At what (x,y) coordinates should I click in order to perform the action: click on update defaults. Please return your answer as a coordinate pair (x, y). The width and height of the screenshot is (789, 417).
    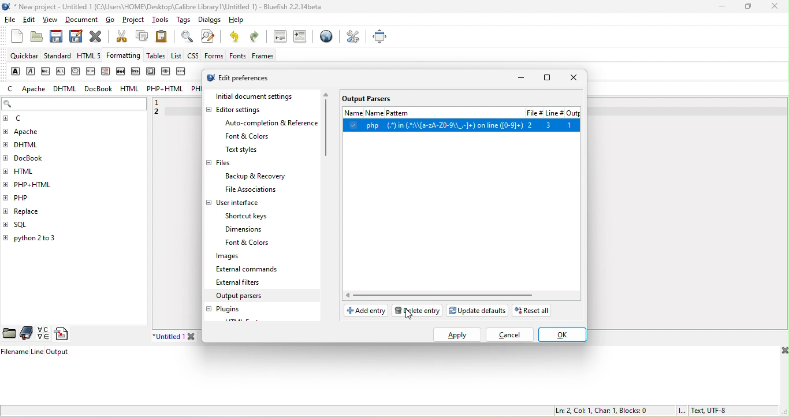
    Looking at the image, I should click on (479, 310).